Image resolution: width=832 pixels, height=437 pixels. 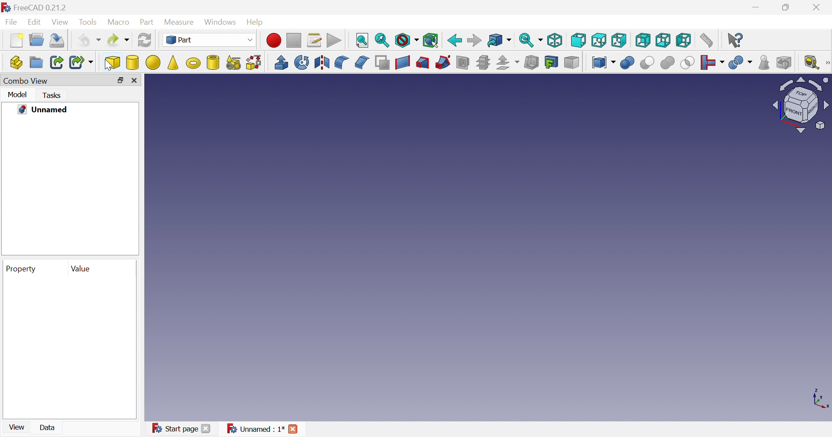 I want to click on Left, so click(x=683, y=41).